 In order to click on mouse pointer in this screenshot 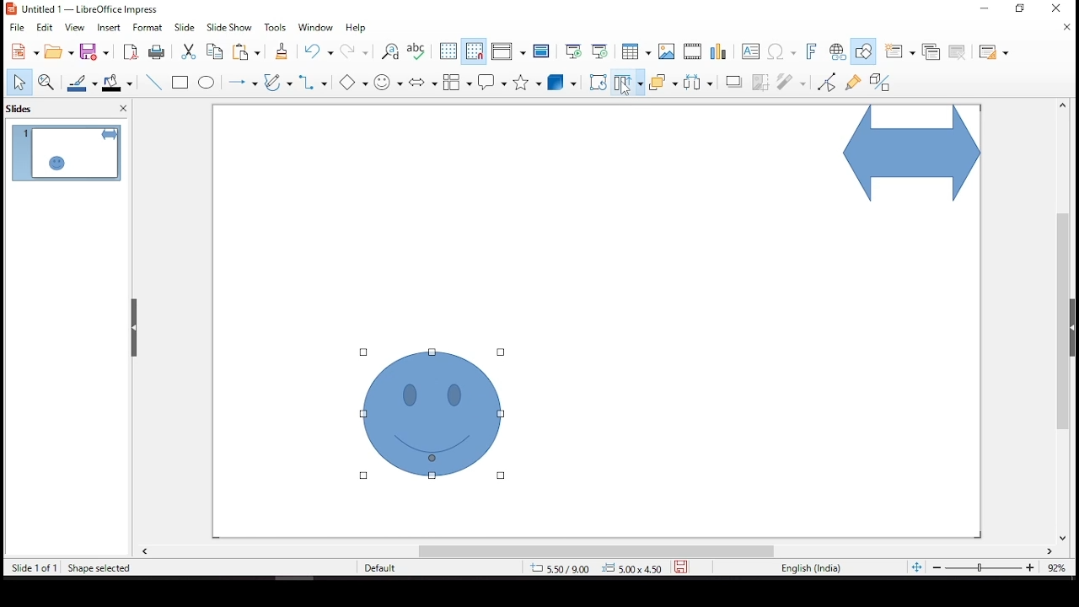, I will do `click(627, 91)`.